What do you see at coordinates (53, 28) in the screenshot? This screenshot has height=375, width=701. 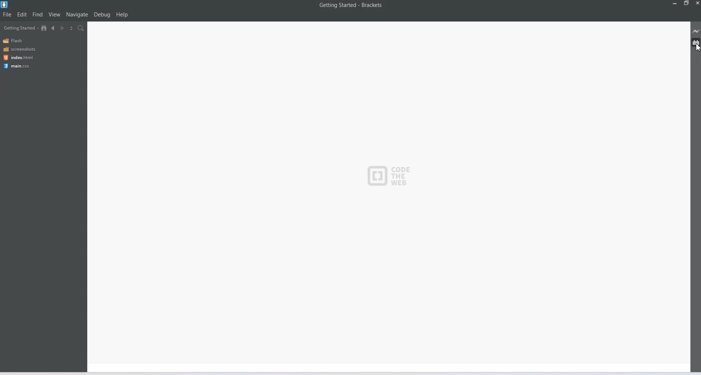 I see `Navigate Backwards` at bounding box center [53, 28].